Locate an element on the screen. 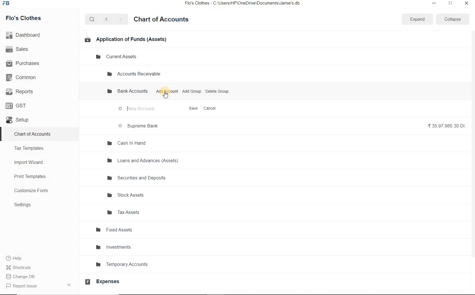  ₹35,97,985.30 Dr. is located at coordinates (447, 126).